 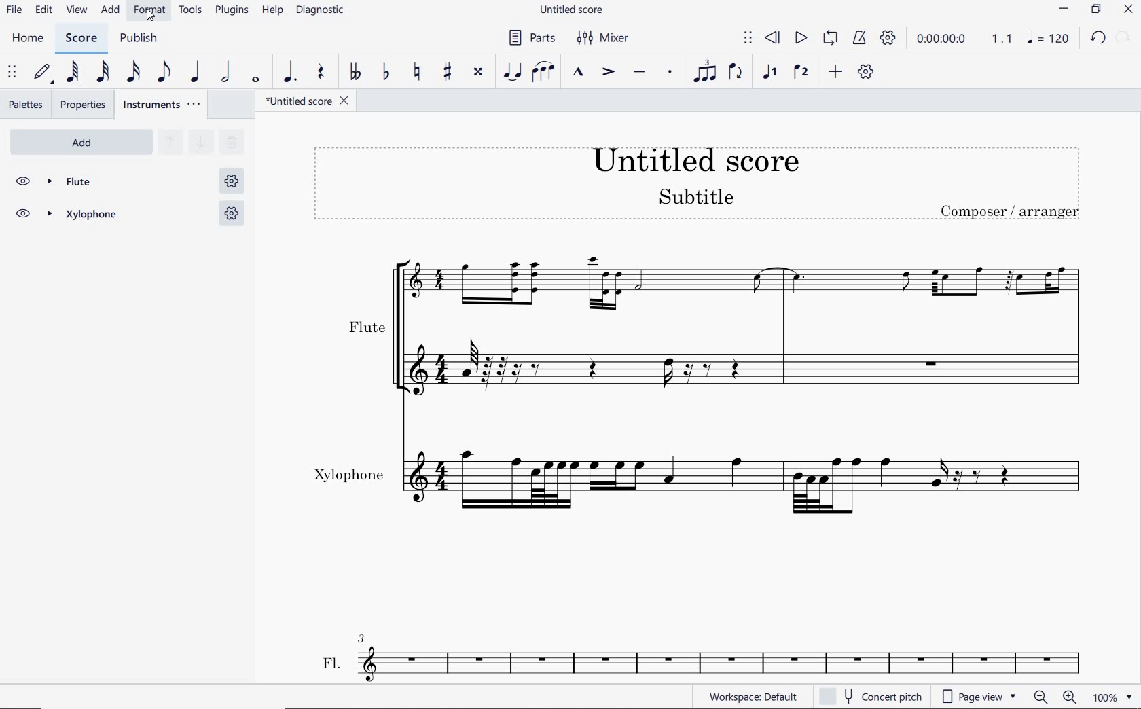 I want to click on FLUTE, so click(x=702, y=322).